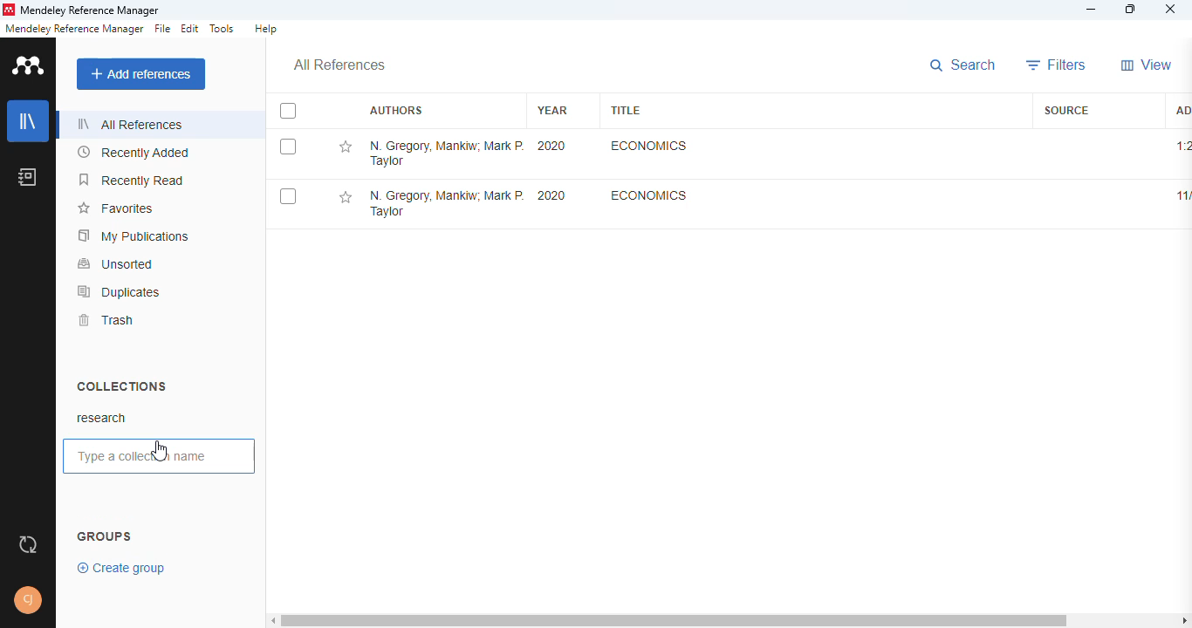  Describe the element at coordinates (345, 198) in the screenshot. I see `add this reference to favorites` at that location.